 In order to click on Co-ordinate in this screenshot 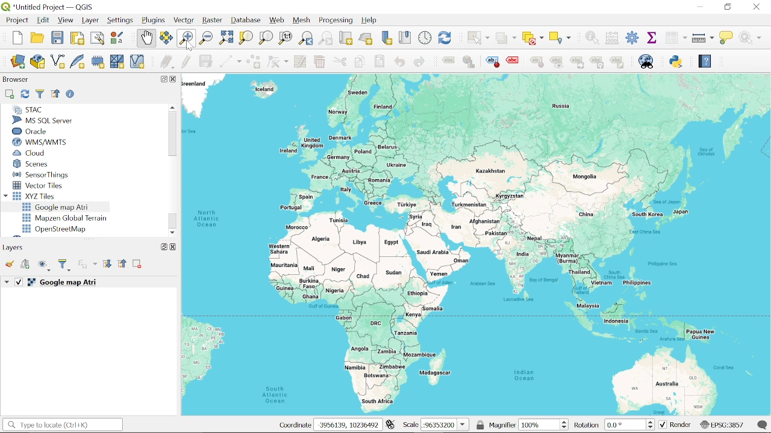, I will do `click(349, 425)`.